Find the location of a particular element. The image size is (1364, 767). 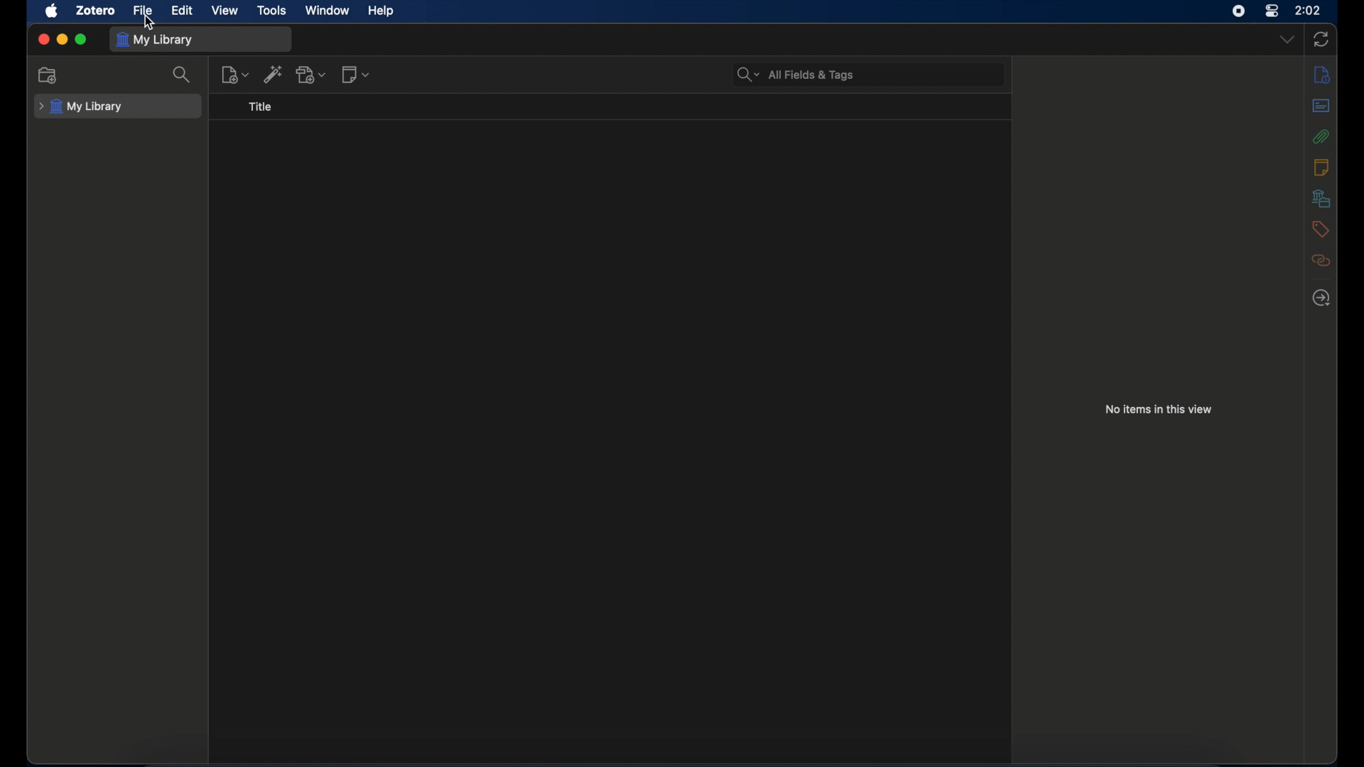

close is located at coordinates (43, 38).